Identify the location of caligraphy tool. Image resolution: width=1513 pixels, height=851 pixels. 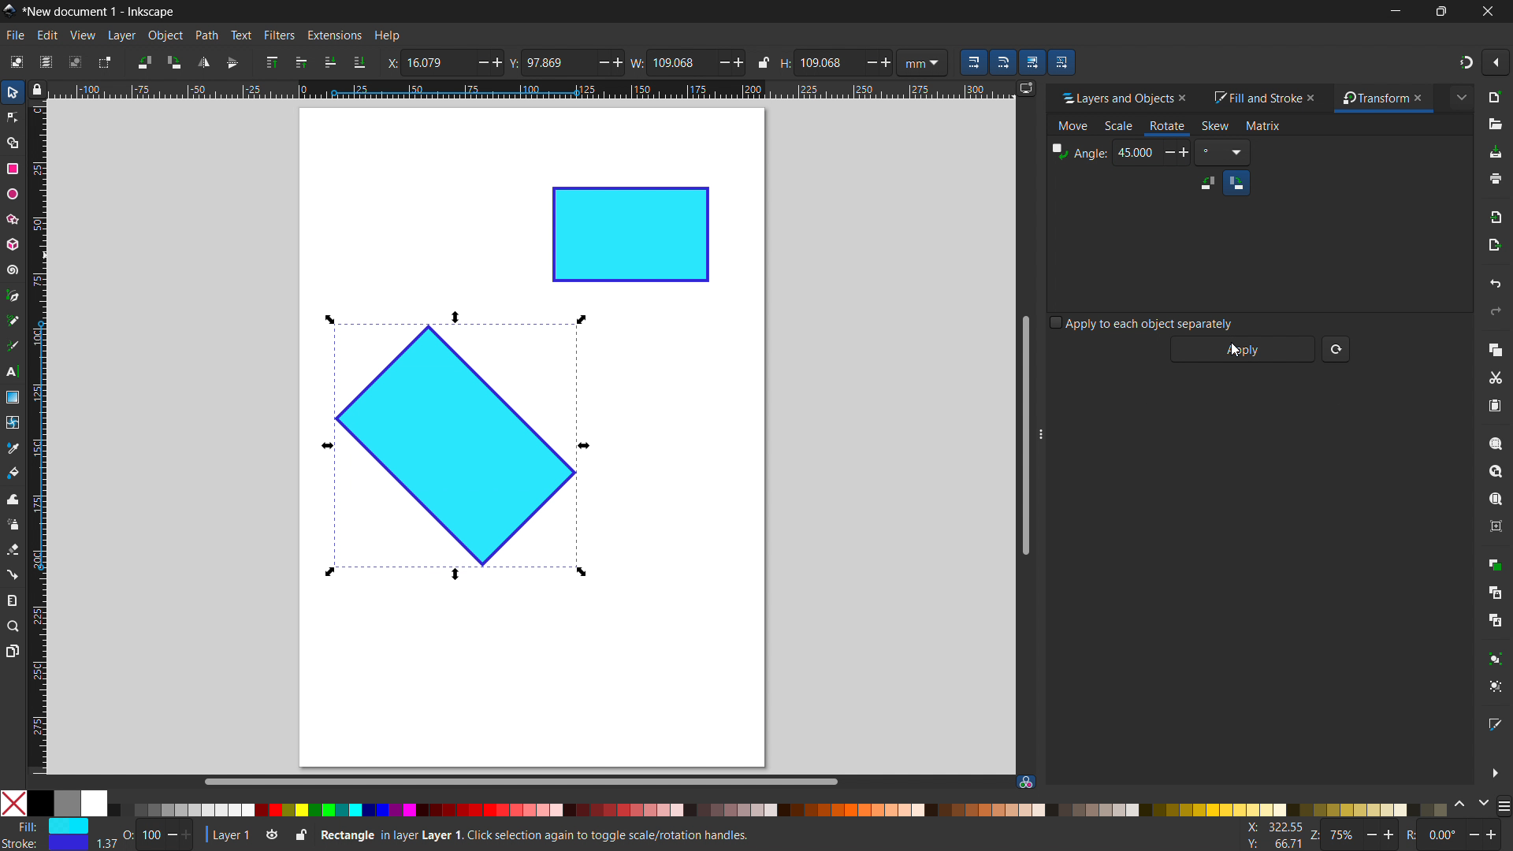
(11, 345).